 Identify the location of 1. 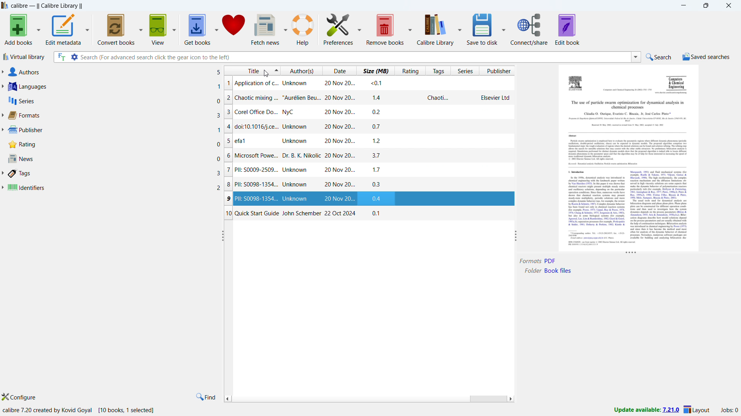
(228, 84).